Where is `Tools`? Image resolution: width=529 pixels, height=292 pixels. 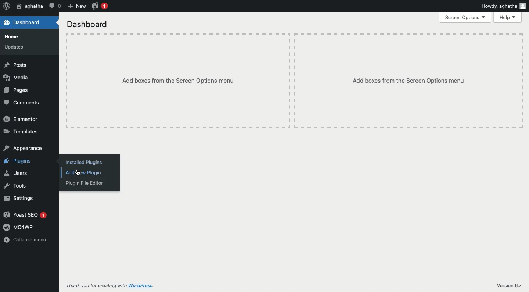 Tools is located at coordinates (16, 186).